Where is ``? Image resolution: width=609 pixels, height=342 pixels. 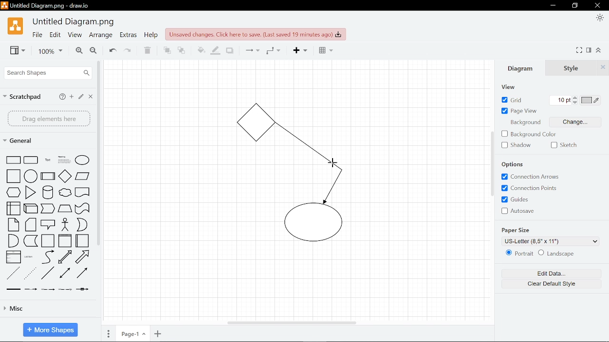
 is located at coordinates (575, 103).